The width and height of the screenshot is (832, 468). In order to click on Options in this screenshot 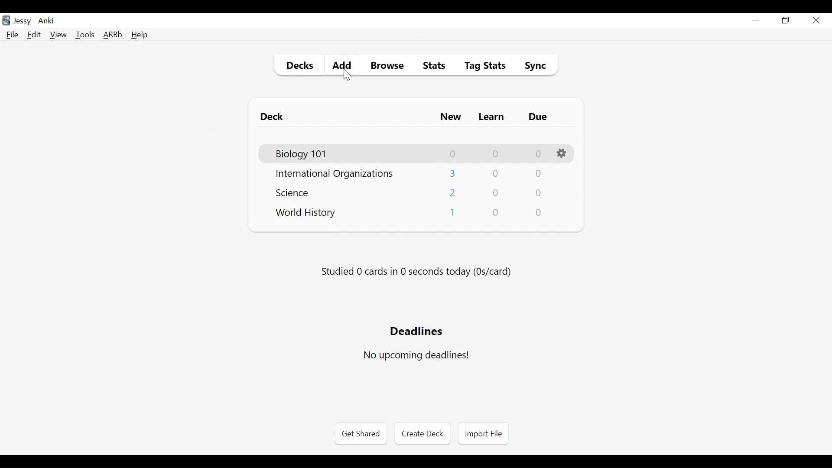, I will do `click(563, 154)`.